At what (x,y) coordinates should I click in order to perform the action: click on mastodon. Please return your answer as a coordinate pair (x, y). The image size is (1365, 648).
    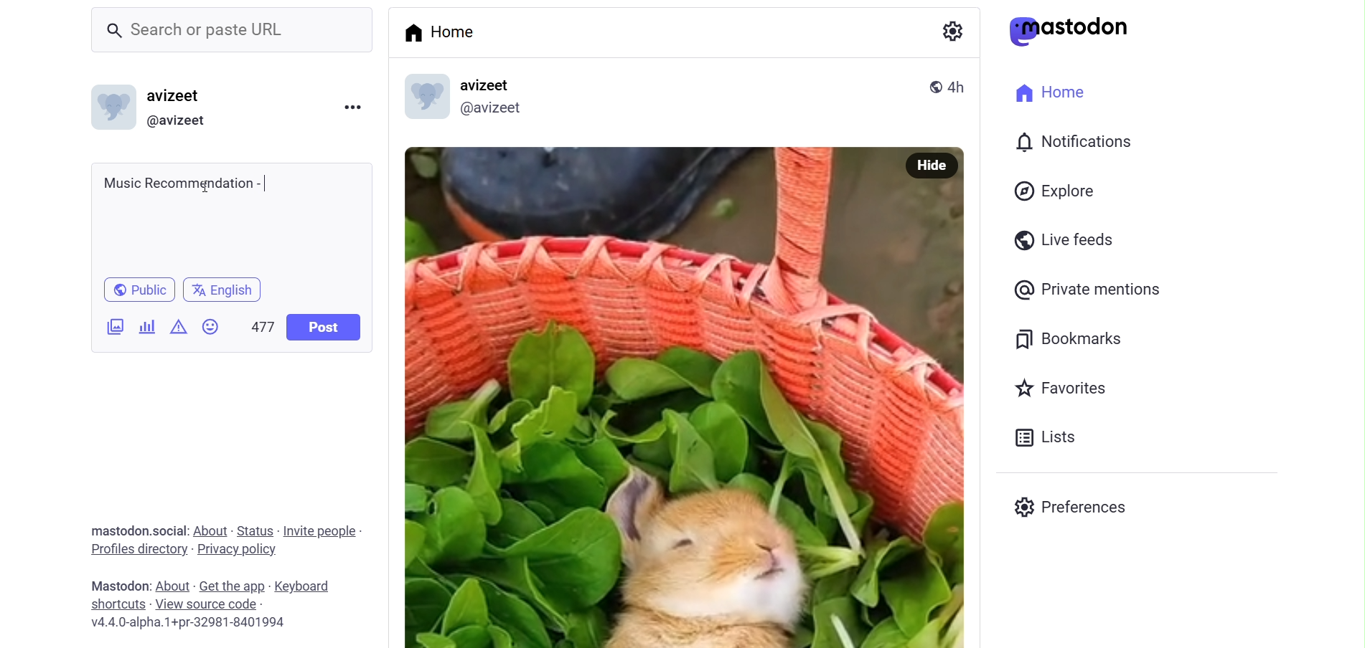
    Looking at the image, I should click on (116, 529).